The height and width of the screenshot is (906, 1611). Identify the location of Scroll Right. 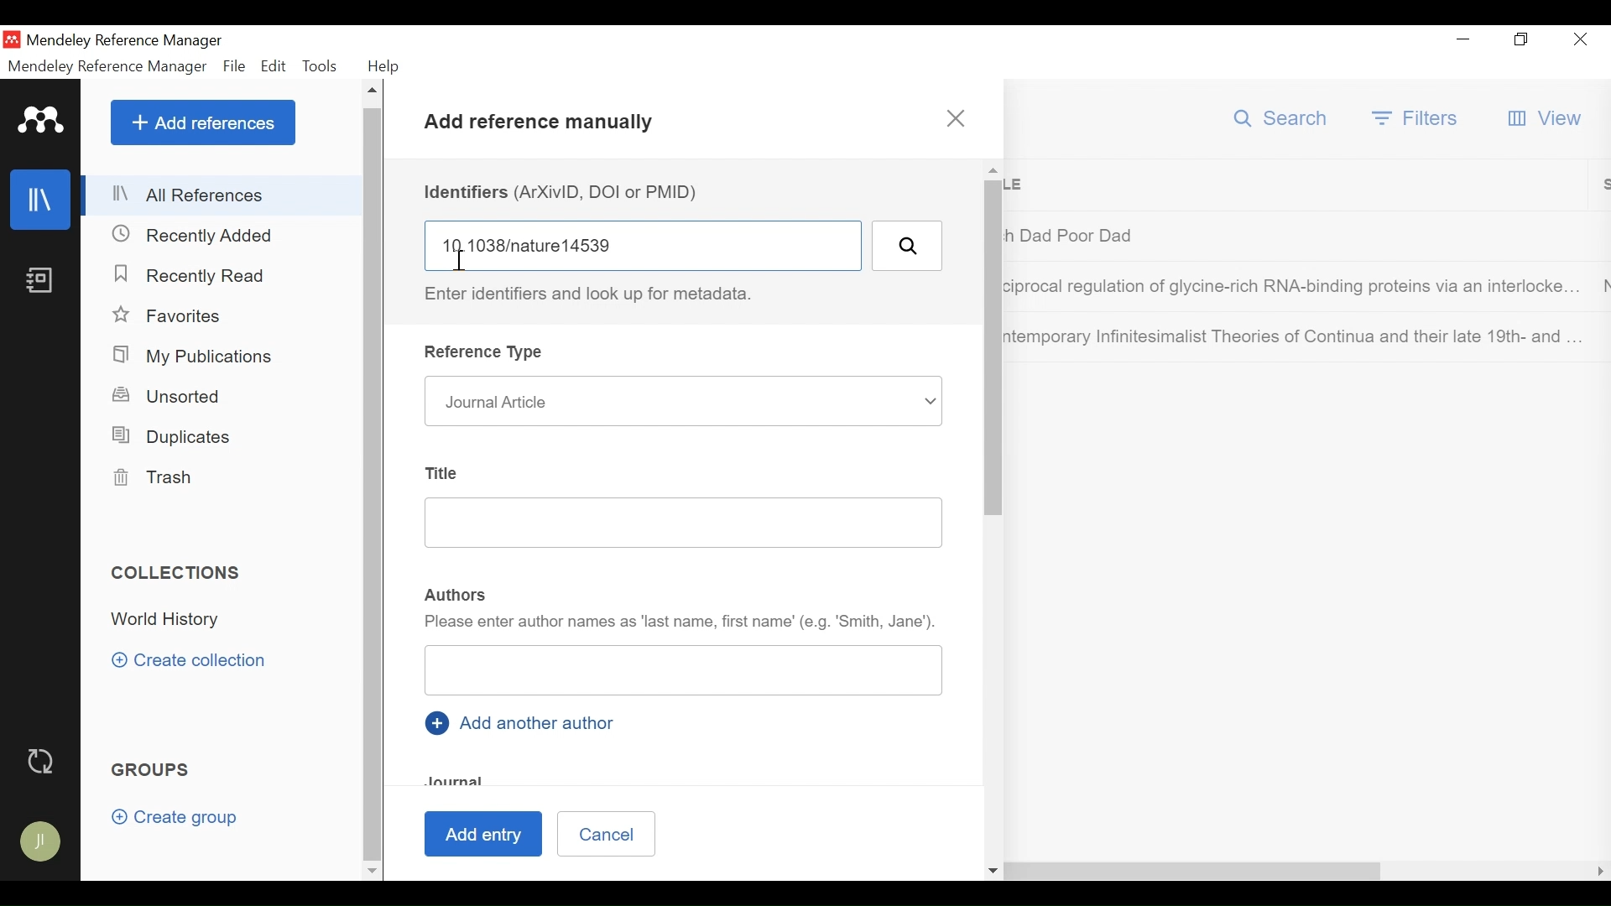
(1601, 872).